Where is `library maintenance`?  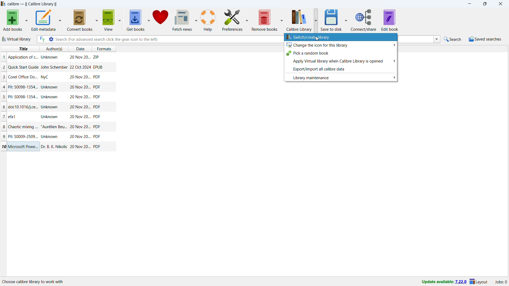 library maintenance is located at coordinates (341, 78).